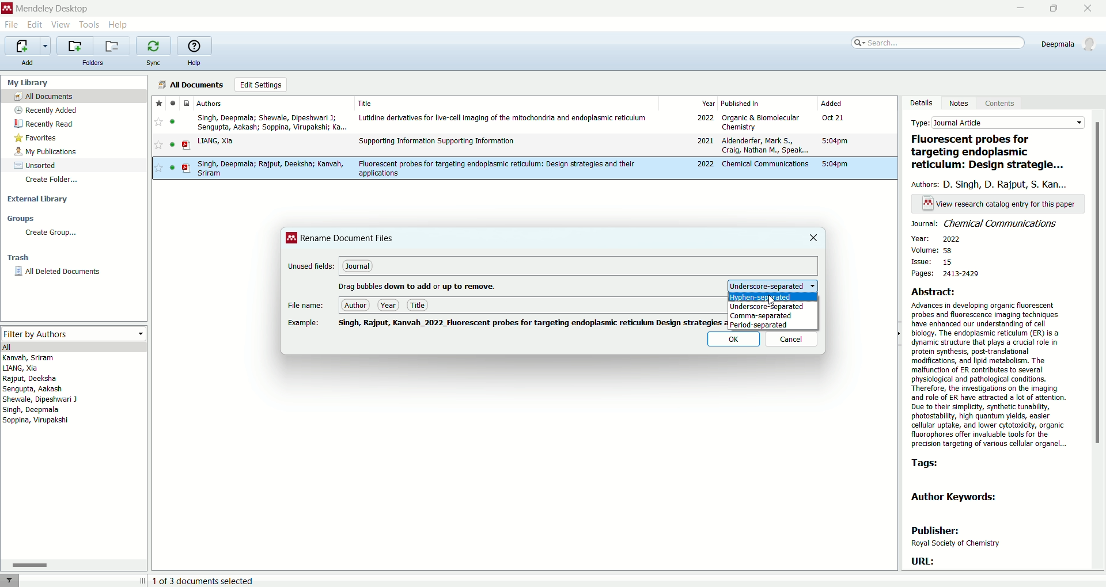 The image size is (1106, 587). I want to click on read/unread, so click(172, 121).